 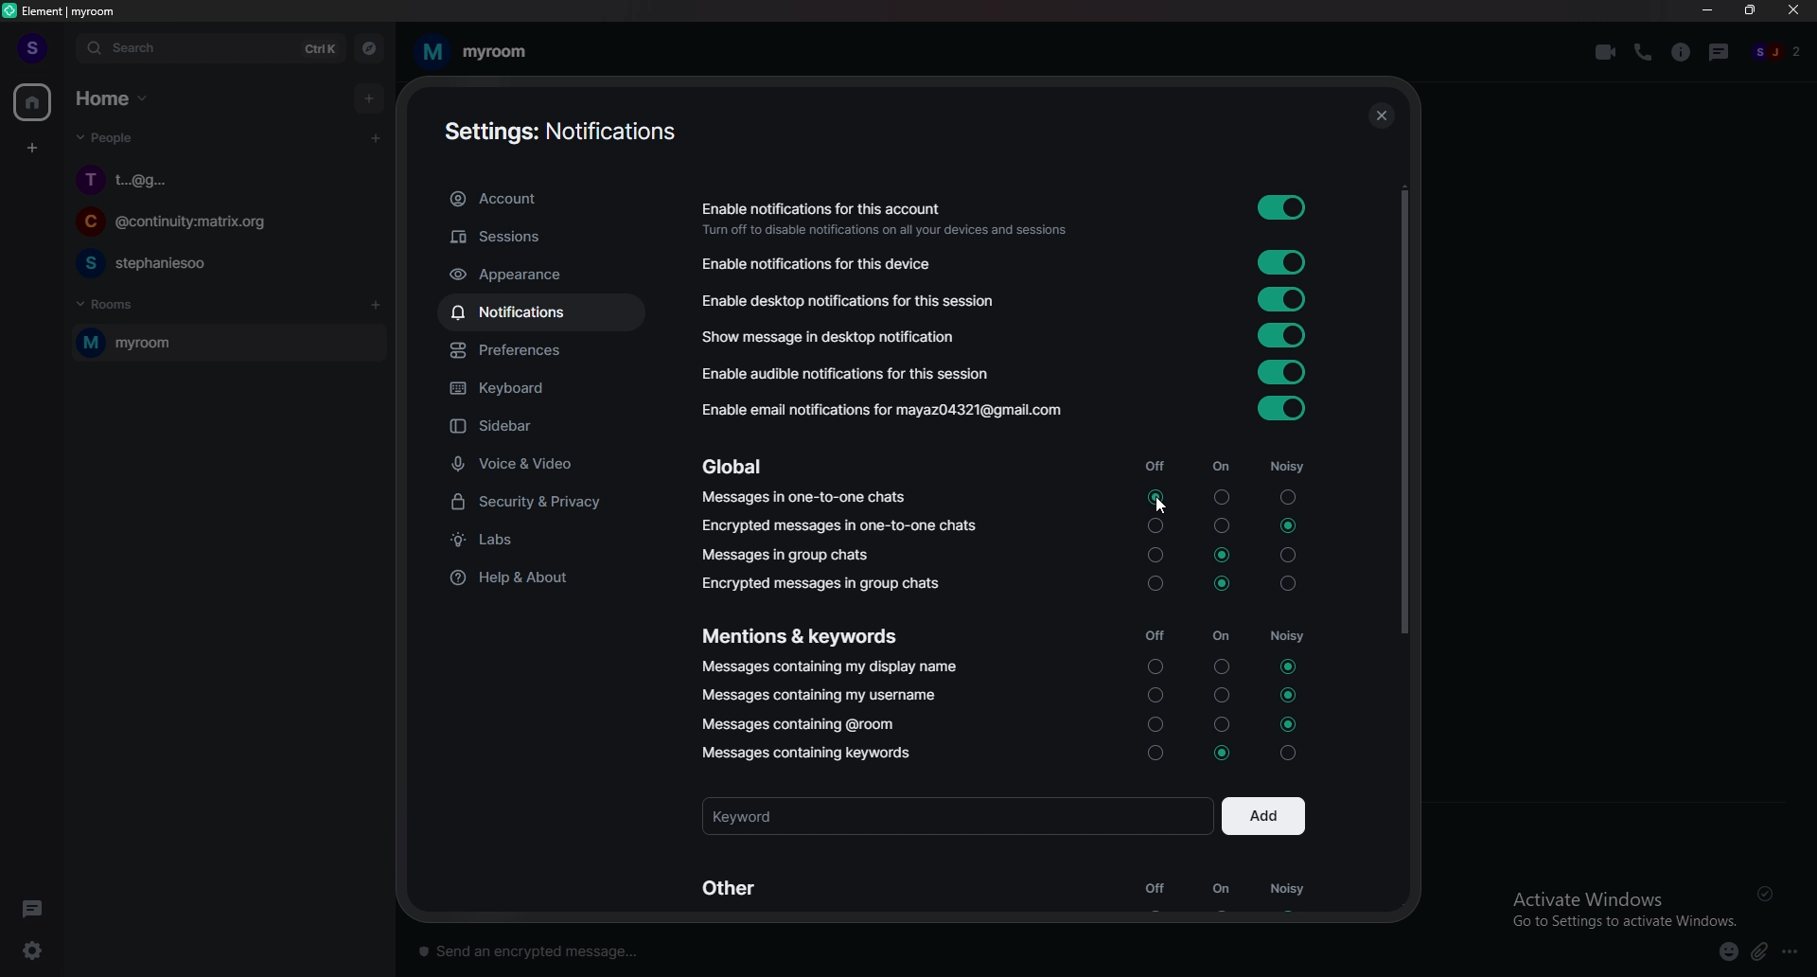 What do you see at coordinates (1782, 52) in the screenshot?
I see `people` at bounding box center [1782, 52].